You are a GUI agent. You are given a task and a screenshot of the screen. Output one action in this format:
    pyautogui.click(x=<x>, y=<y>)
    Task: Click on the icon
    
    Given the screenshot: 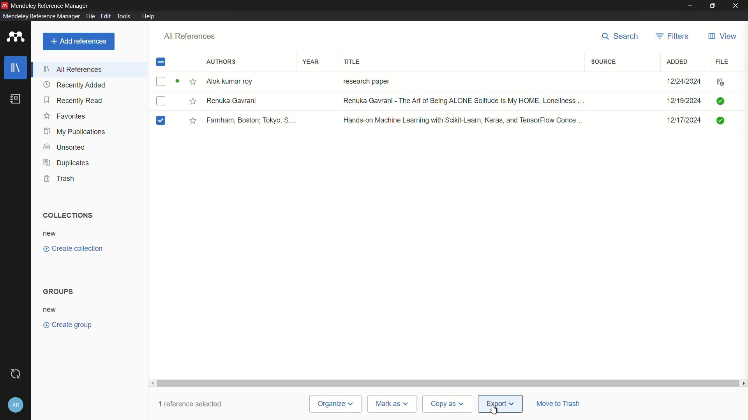 What is the action you would take?
    pyautogui.click(x=719, y=121)
    